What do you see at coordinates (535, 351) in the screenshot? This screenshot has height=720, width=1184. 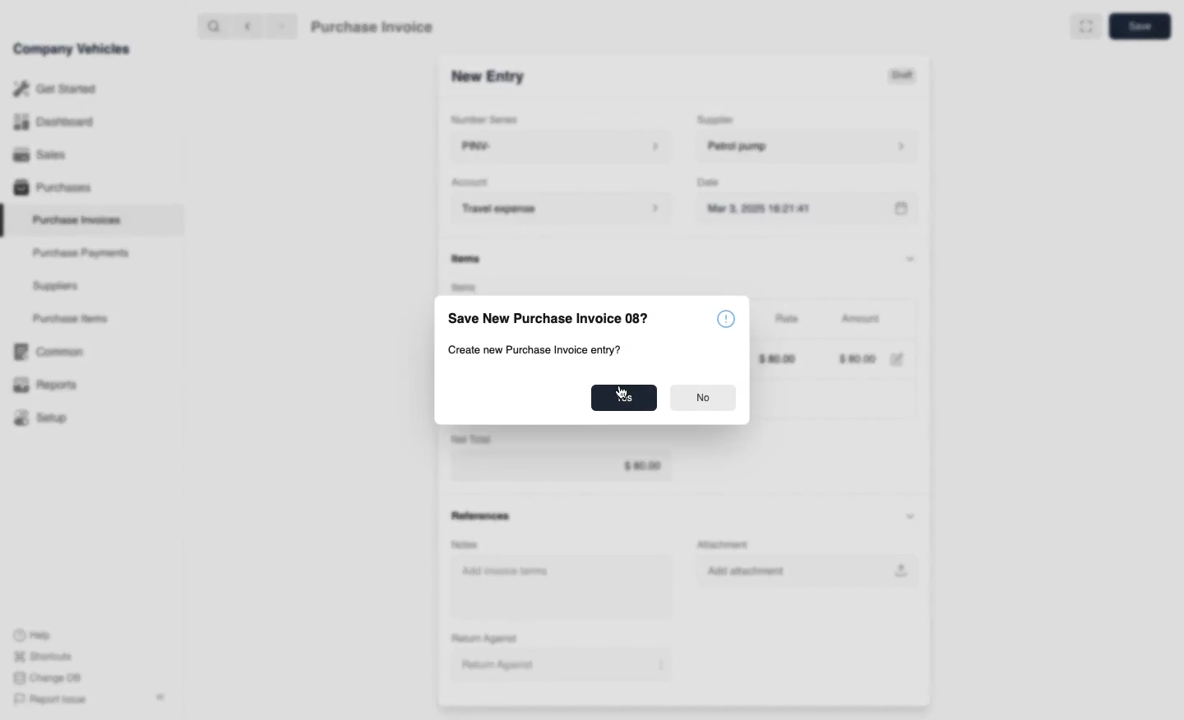 I see `Create new Purchase Invoice entry?` at bounding box center [535, 351].